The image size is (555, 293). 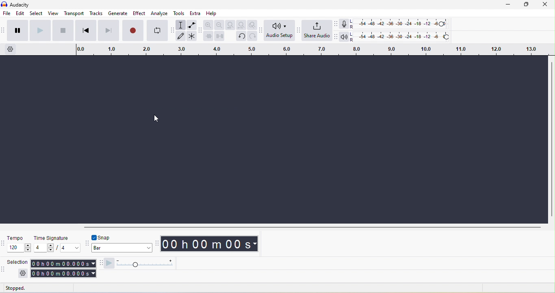 What do you see at coordinates (180, 36) in the screenshot?
I see `draw tool` at bounding box center [180, 36].